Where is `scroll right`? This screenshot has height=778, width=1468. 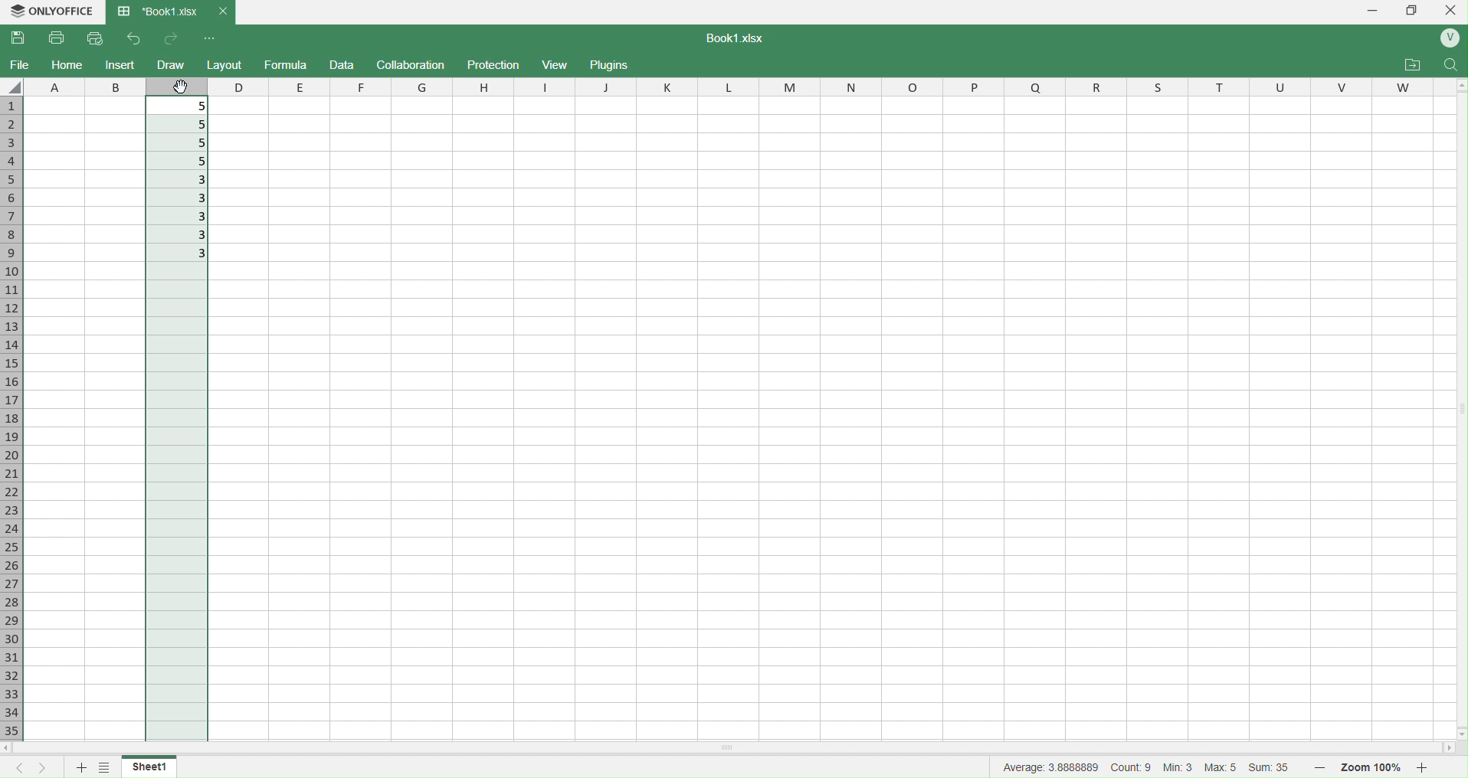
scroll right is located at coordinates (1457, 747).